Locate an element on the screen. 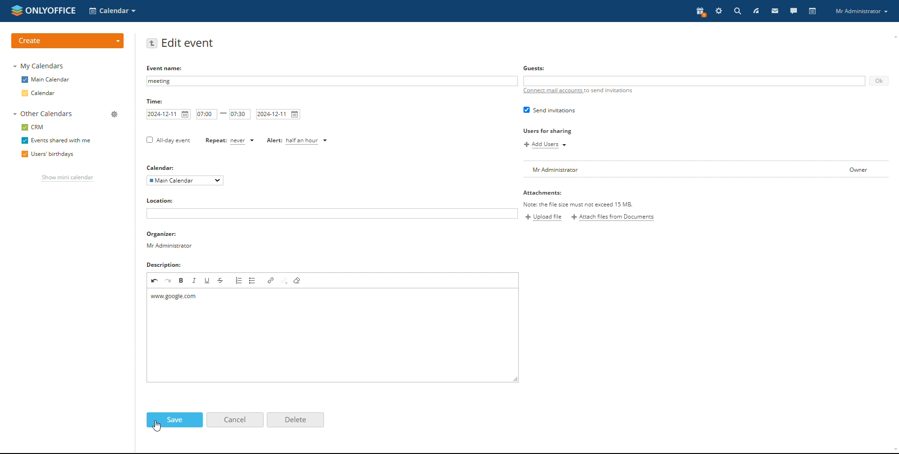  Calendar: is located at coordinates (161, 168).